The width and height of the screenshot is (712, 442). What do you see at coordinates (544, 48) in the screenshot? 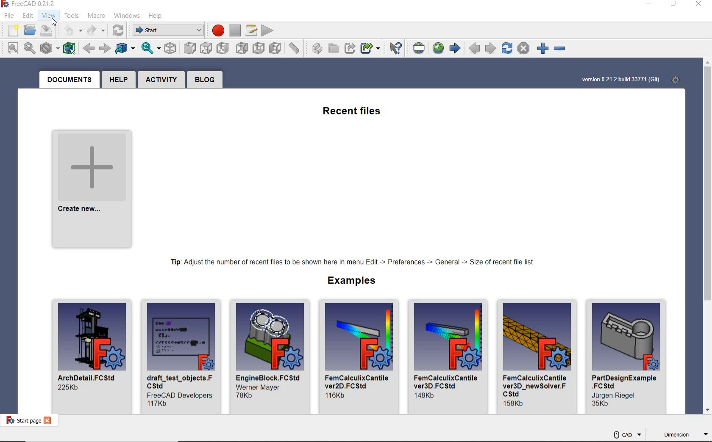
I see `zoom in` at bounding box center [544, 48].